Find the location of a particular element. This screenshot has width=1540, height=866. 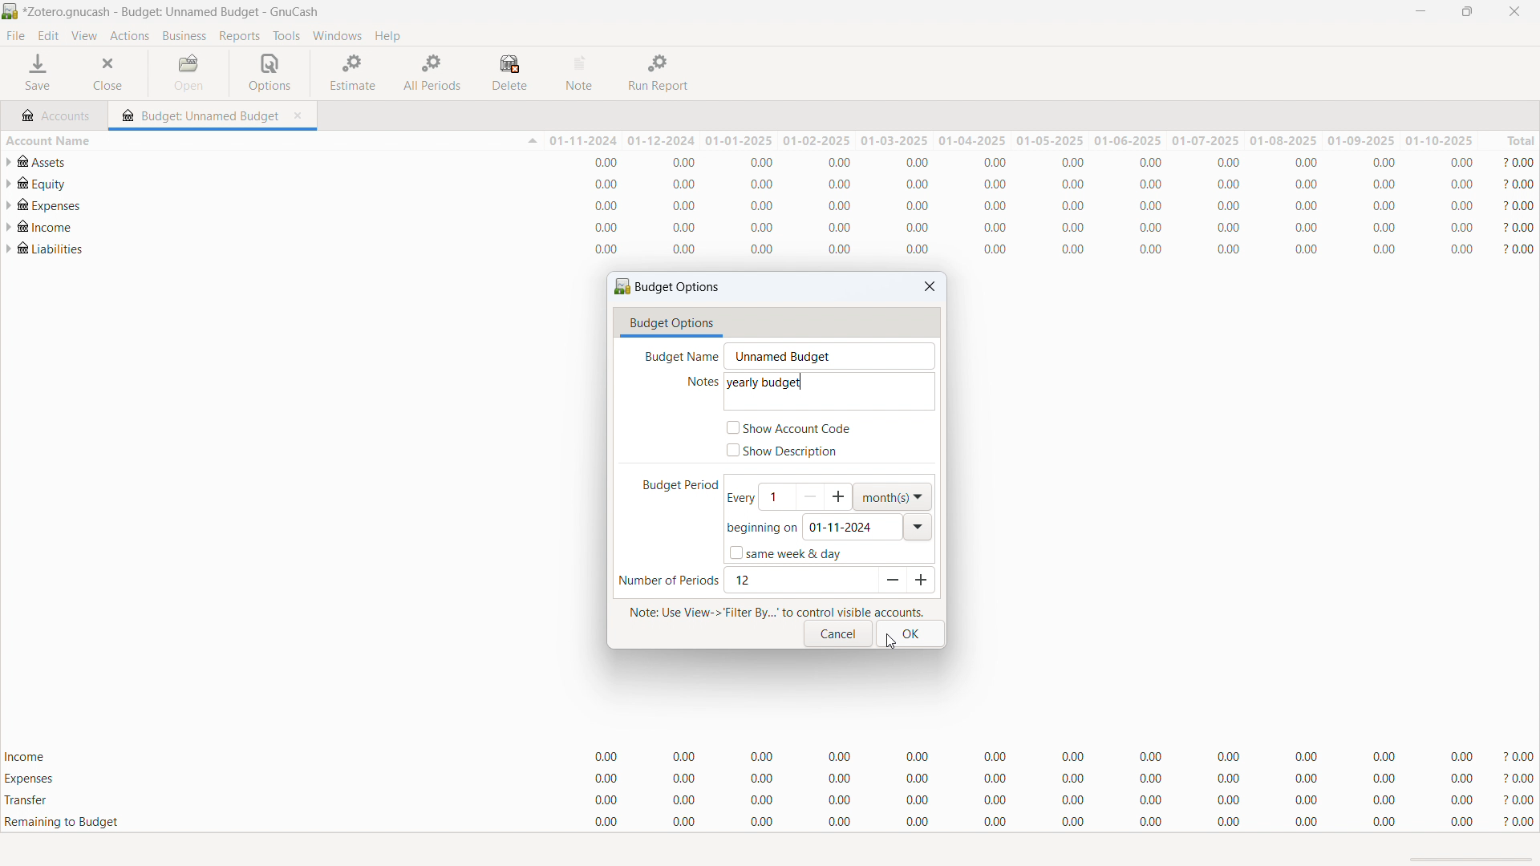

file is located at coordinates (15, 36).